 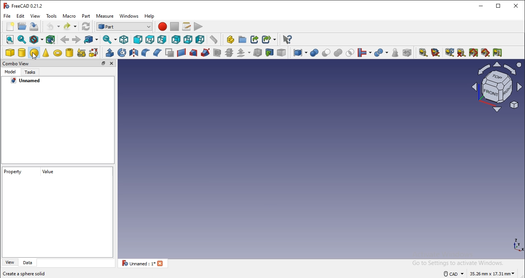 I want to click on clear all, so click(x=461, y=53).